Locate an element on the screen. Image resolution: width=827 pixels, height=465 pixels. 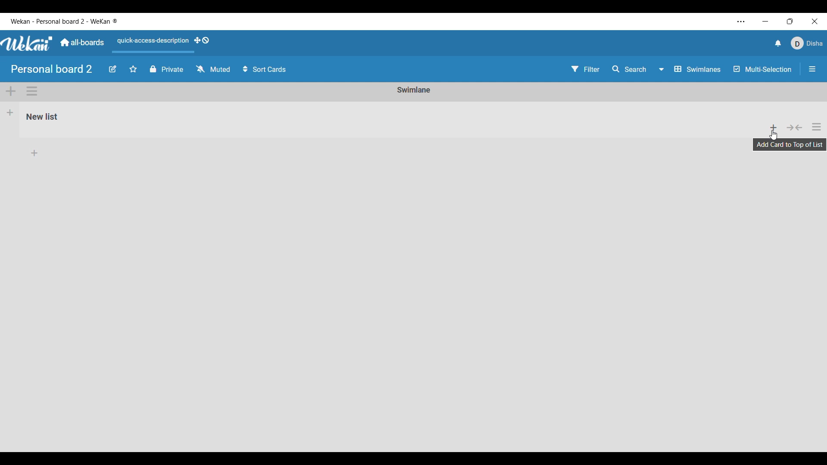
Toggle for Multi-selection is located at coordinates (763, 69).